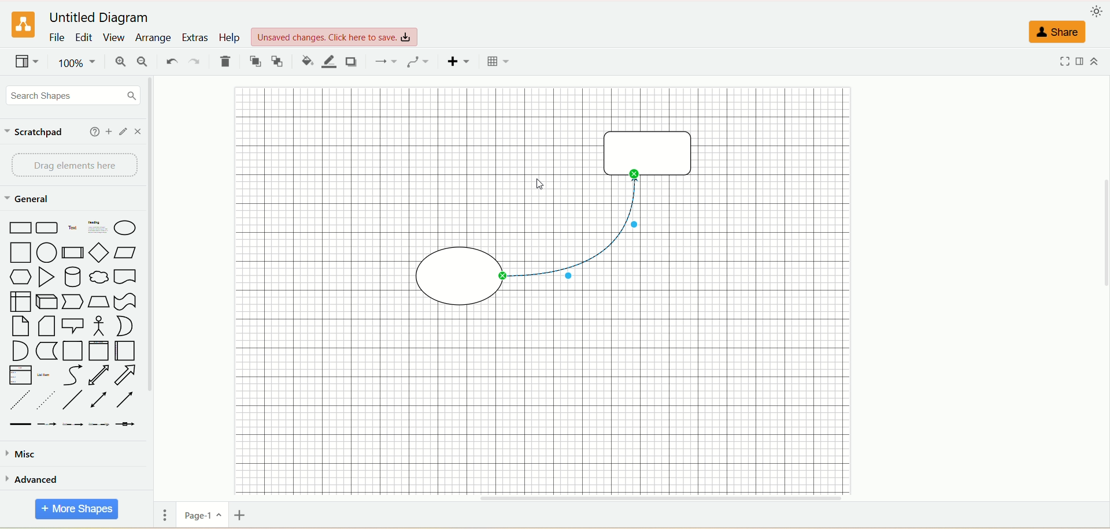 The height and width of the screenshot is (529, 1110). Describe the element at coordinates (353, 63) in the screenshot. I see `shadow` at that location.